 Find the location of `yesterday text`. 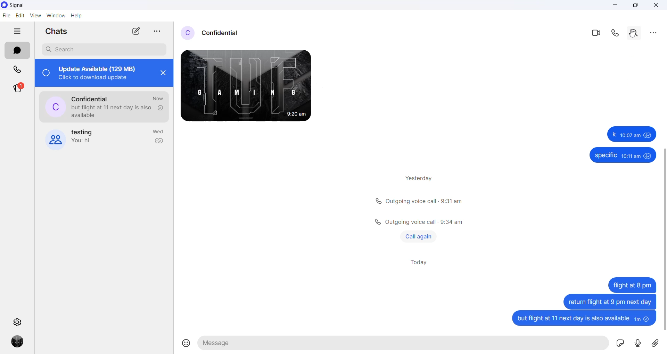

yesterday text is located at coordinates (416, 177).